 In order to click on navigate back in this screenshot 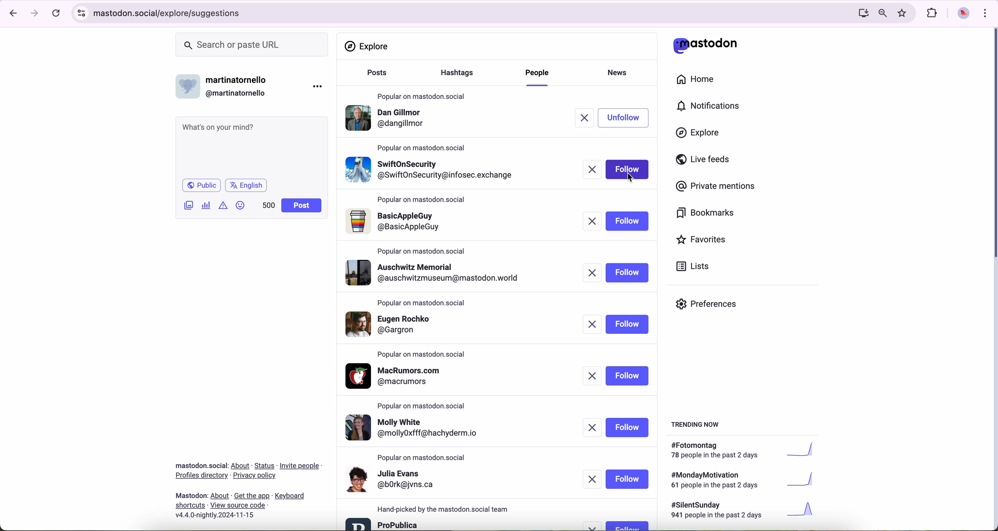, I will do `click(10, 13)`.